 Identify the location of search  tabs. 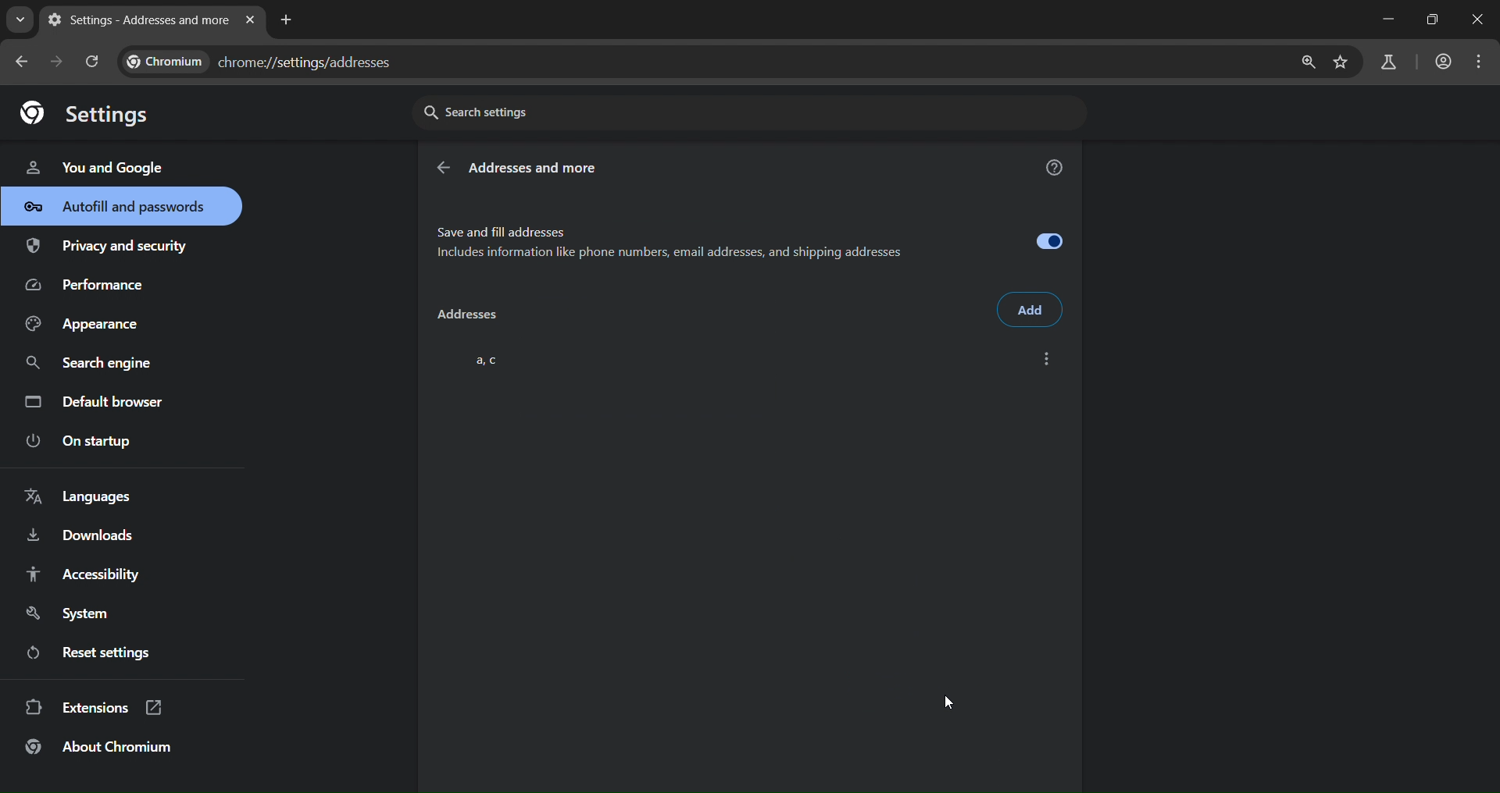
(20, 20).